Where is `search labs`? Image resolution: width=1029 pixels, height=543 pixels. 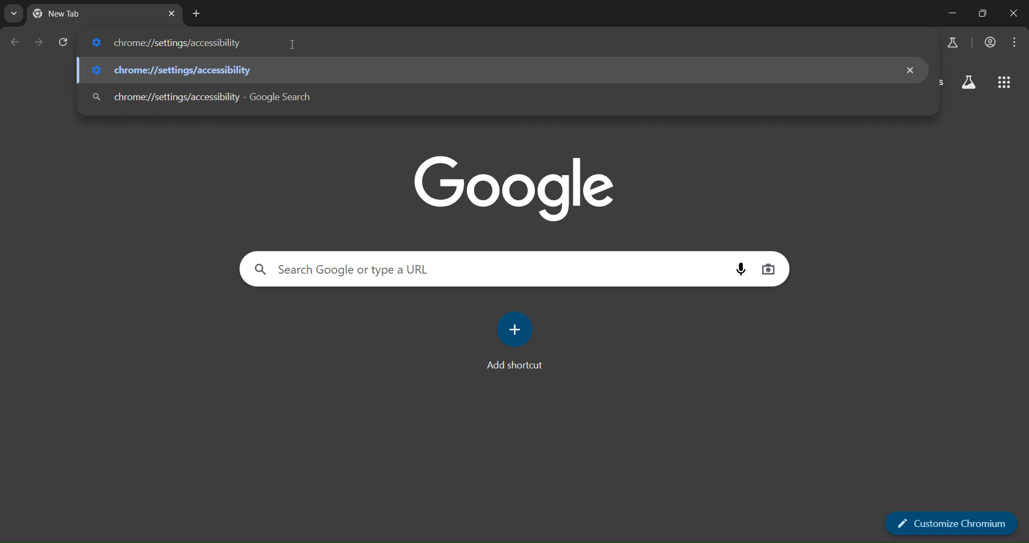 search labs is located at coordinates (967, 82).